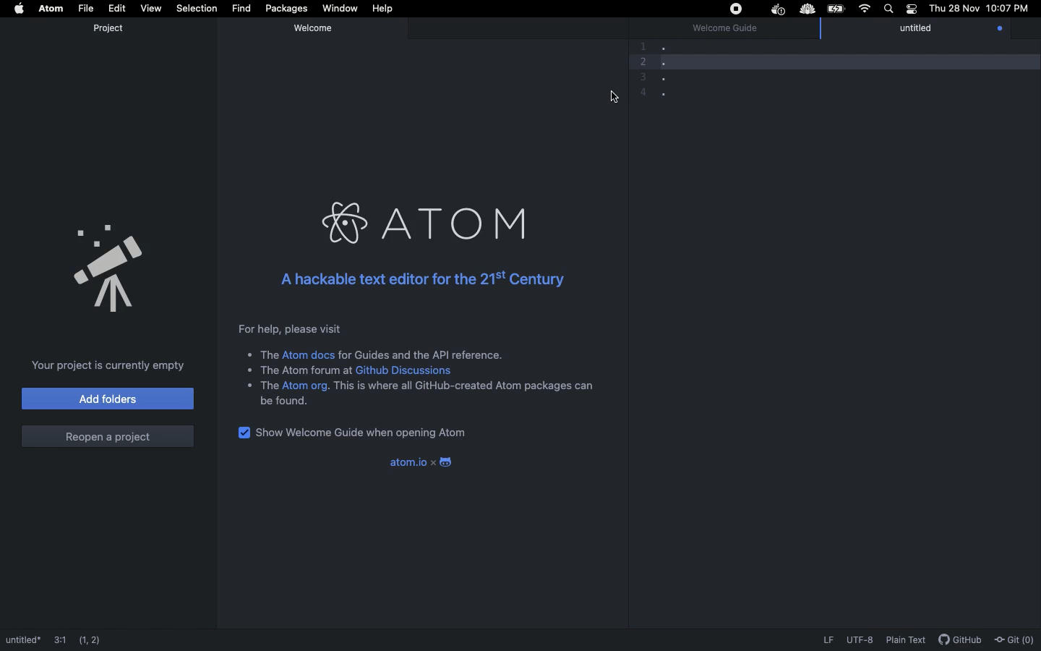  I want to click on Packages, so click(285, 9).